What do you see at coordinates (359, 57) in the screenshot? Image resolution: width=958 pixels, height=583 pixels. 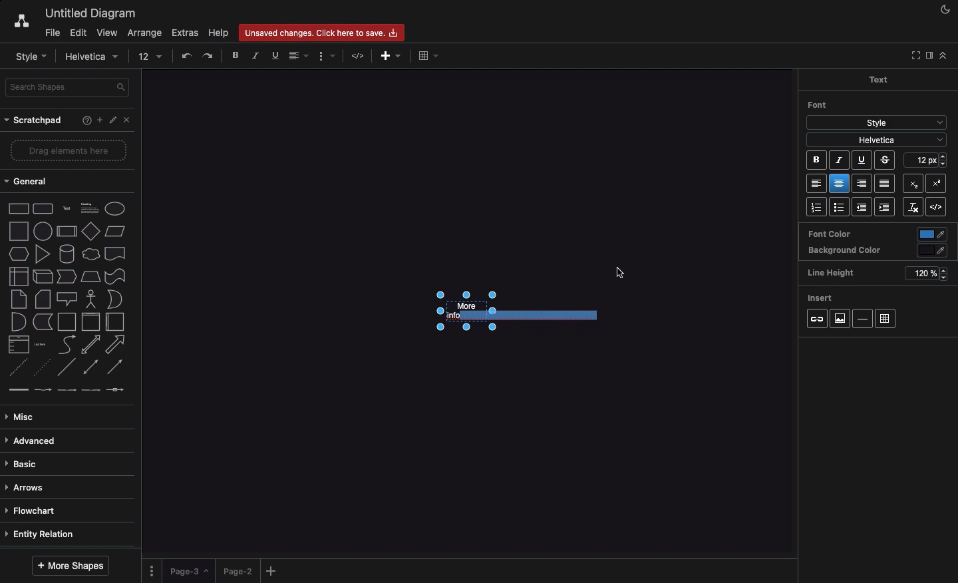 I see `HTML` at bounding box center [359, 57].